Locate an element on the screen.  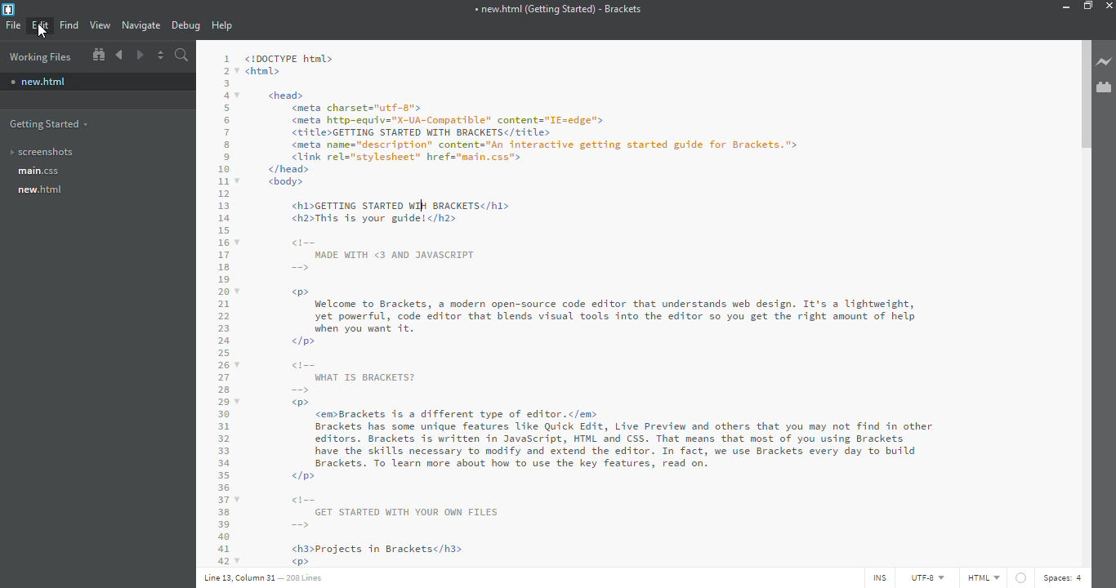
back is located at coordinates (121, 55).